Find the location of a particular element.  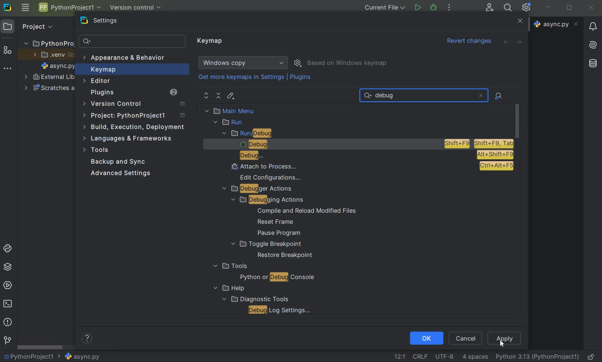

file encoding is located at coordinates (445, 356).